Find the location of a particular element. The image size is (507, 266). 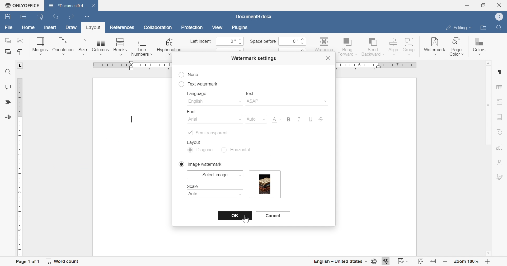

home is located at coordinates (29, 28).